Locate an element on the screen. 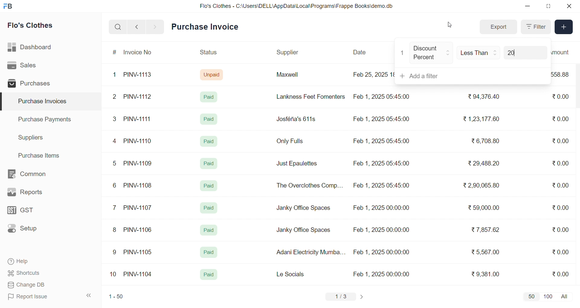 This screenshot has width=580, height=308. Janky Office Spaces is located at coordinates (303, 231).